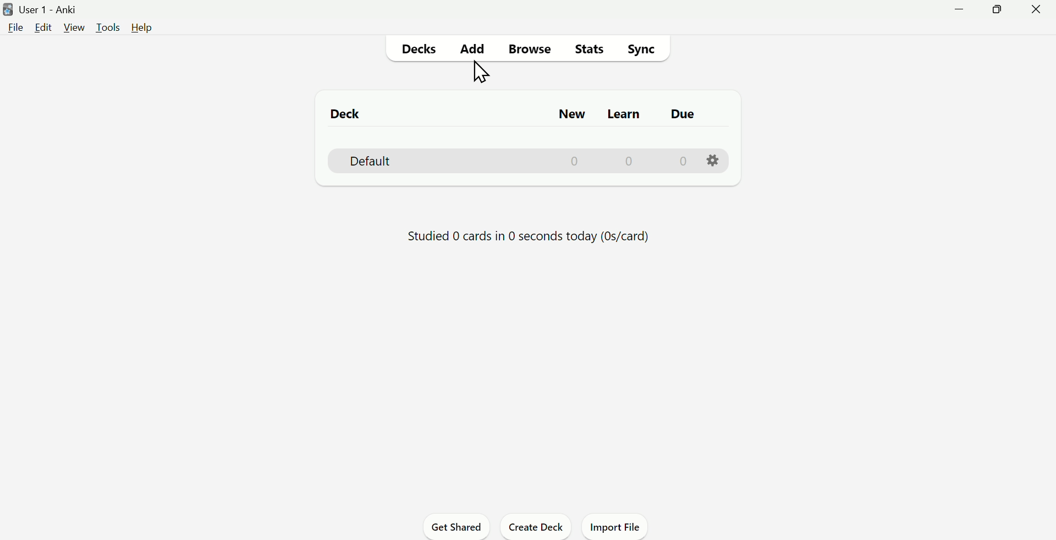 This screenshot has height=540, width=1056. Describe the element at coordinates (569, 113) in the screenshot. I see `New` at that location.